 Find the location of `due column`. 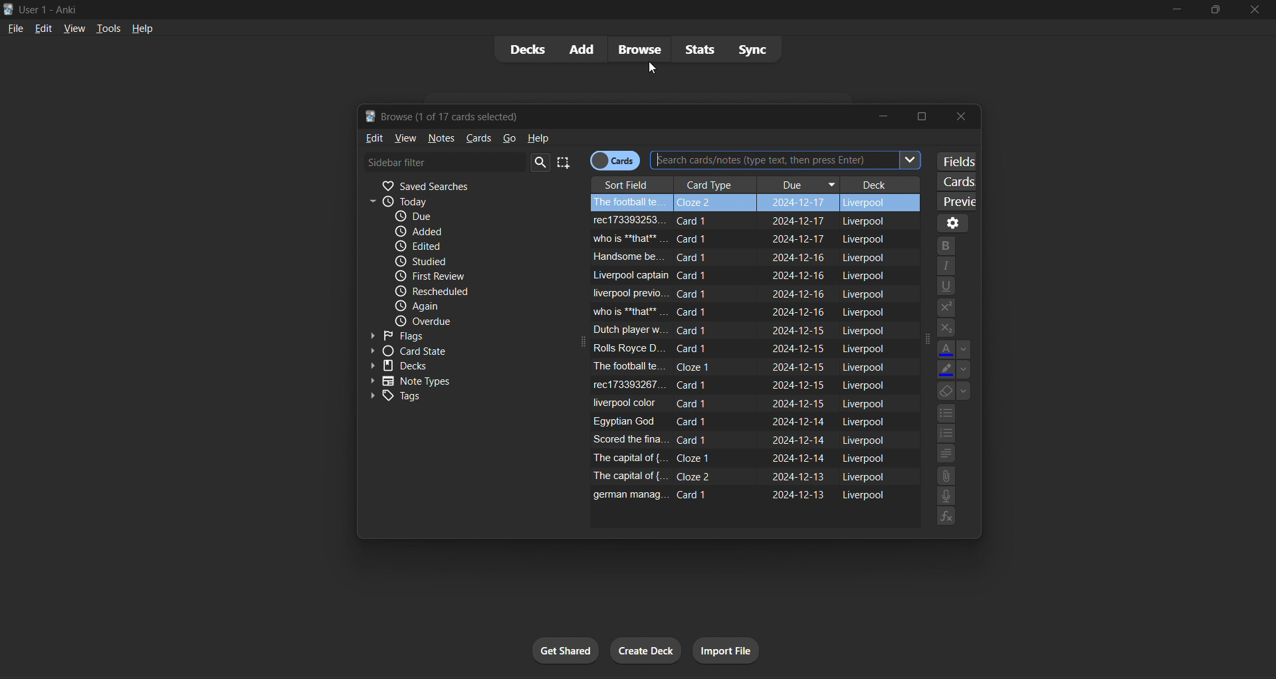

due column is located at coordinates (800, 185).